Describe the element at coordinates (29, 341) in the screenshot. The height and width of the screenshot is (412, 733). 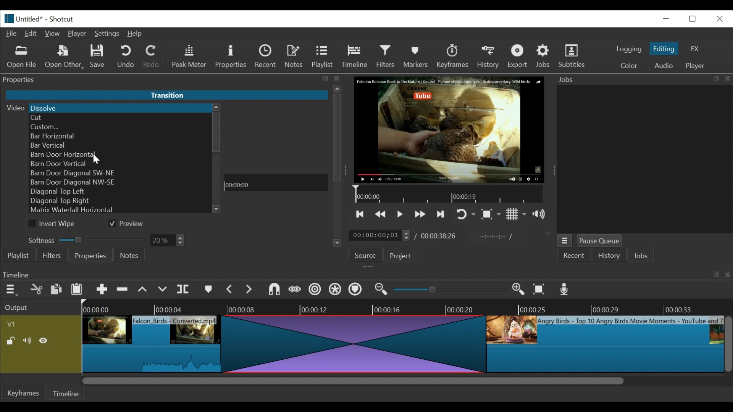
I see `Mute` at that location.